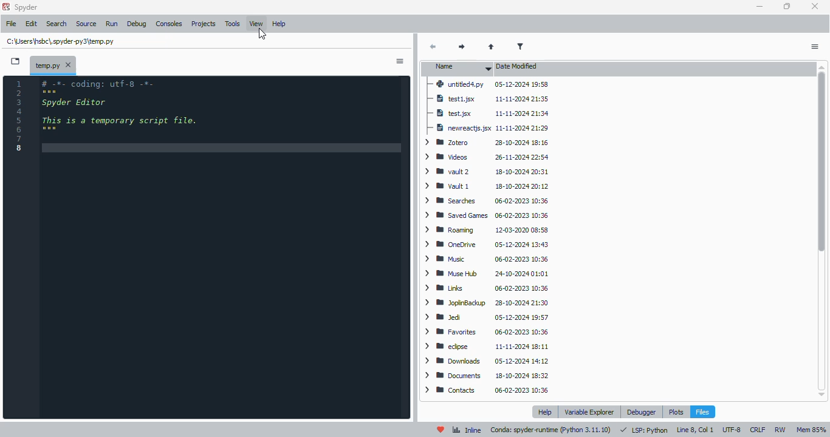 The width and height of the screenshot is (830, 437). Describe the element at coordinates (58, 24) in the screenshot. I see `search` at that location.